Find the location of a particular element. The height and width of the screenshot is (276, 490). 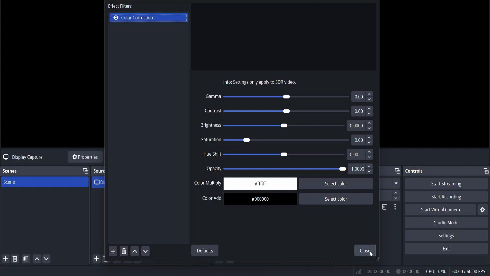

remove selected scene is located at coordinates (16, 259).